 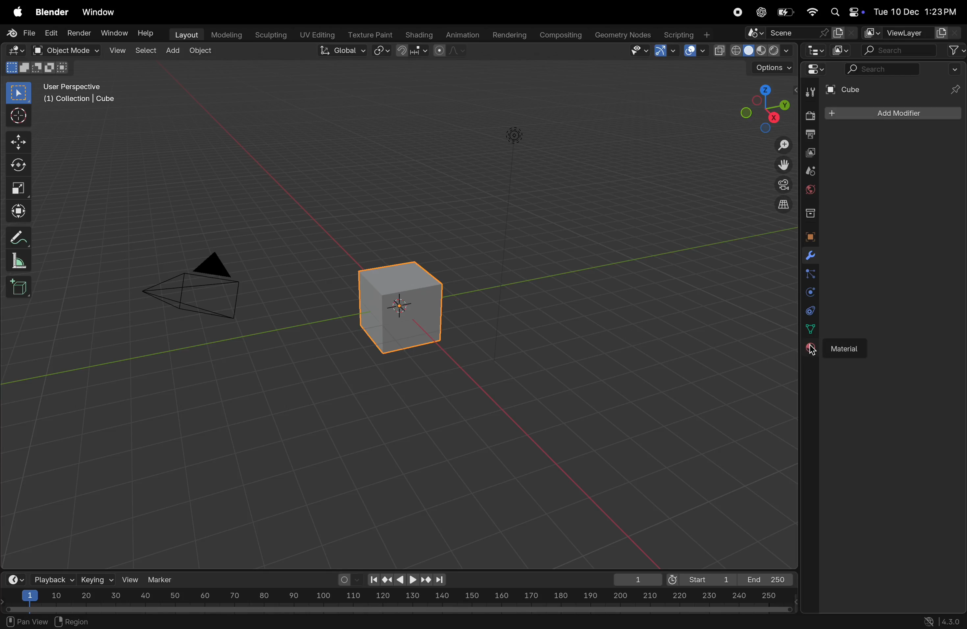 I want to click on output, so click(x=810, y=134).